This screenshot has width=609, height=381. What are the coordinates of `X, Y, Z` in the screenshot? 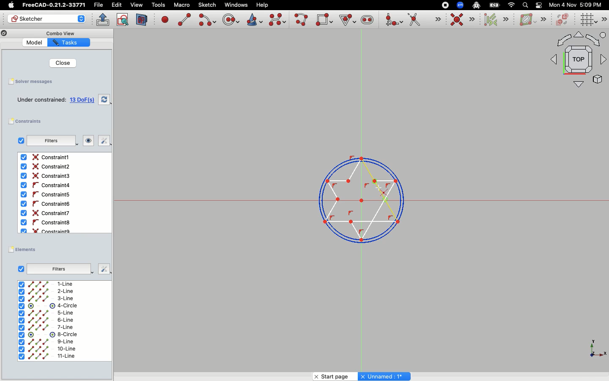 It's located at (593, 351).